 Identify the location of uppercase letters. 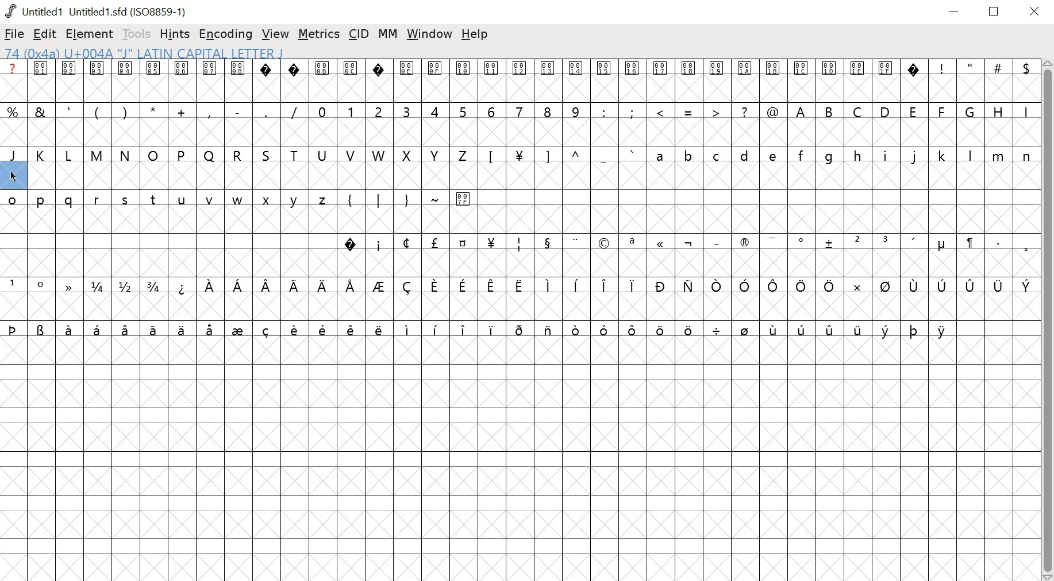
(913, 111).